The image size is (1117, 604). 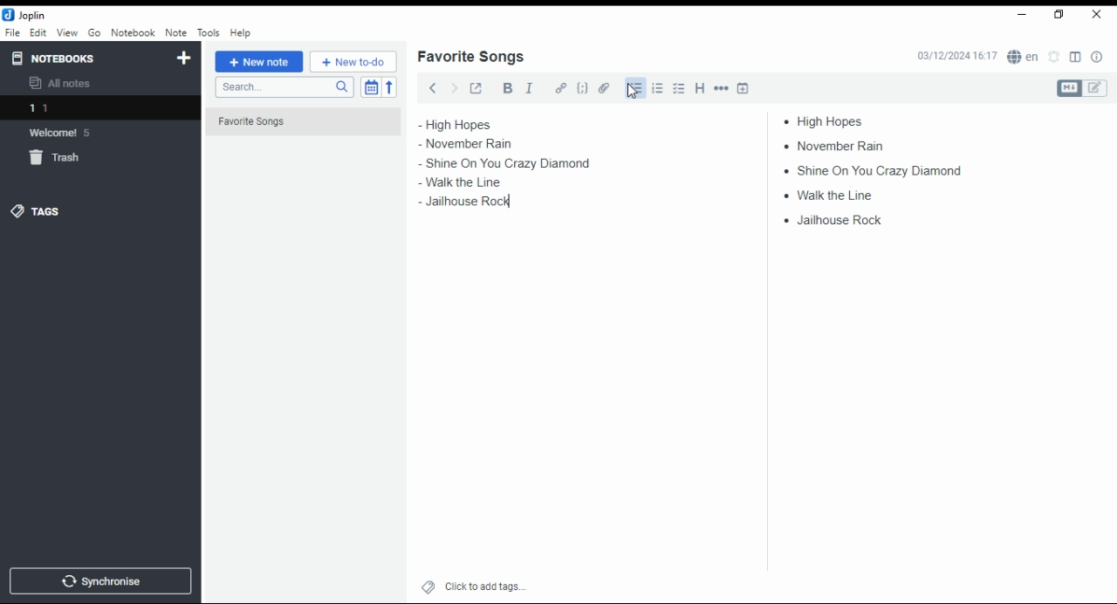 What do you see at coordinates (1098, 15) in the screenshot?
I see `close window` at bounding box center [1098, 15].